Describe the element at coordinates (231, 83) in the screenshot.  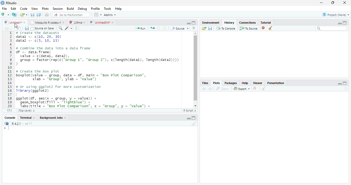
I see `Packages` at that location.